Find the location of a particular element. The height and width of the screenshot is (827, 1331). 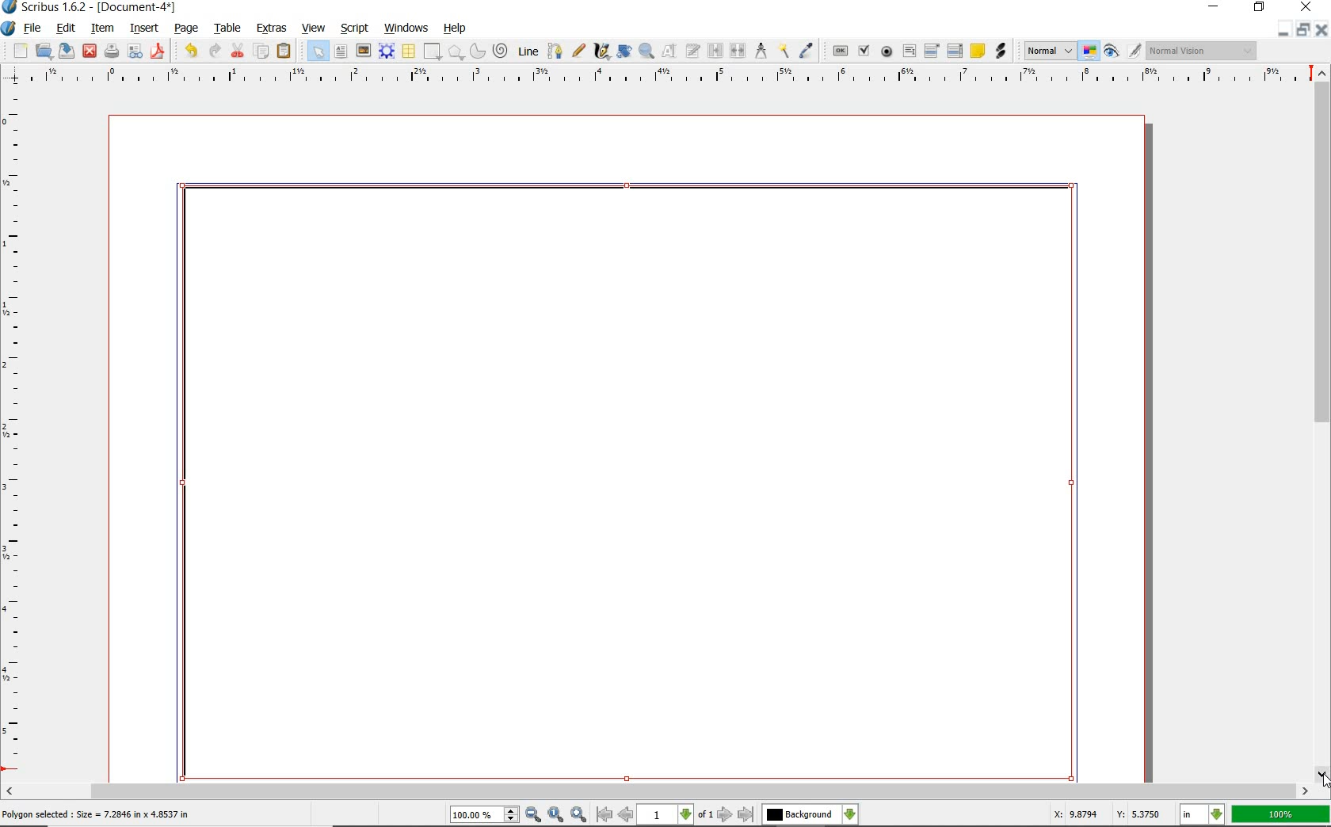

close is located at coordinates (1322, 29).